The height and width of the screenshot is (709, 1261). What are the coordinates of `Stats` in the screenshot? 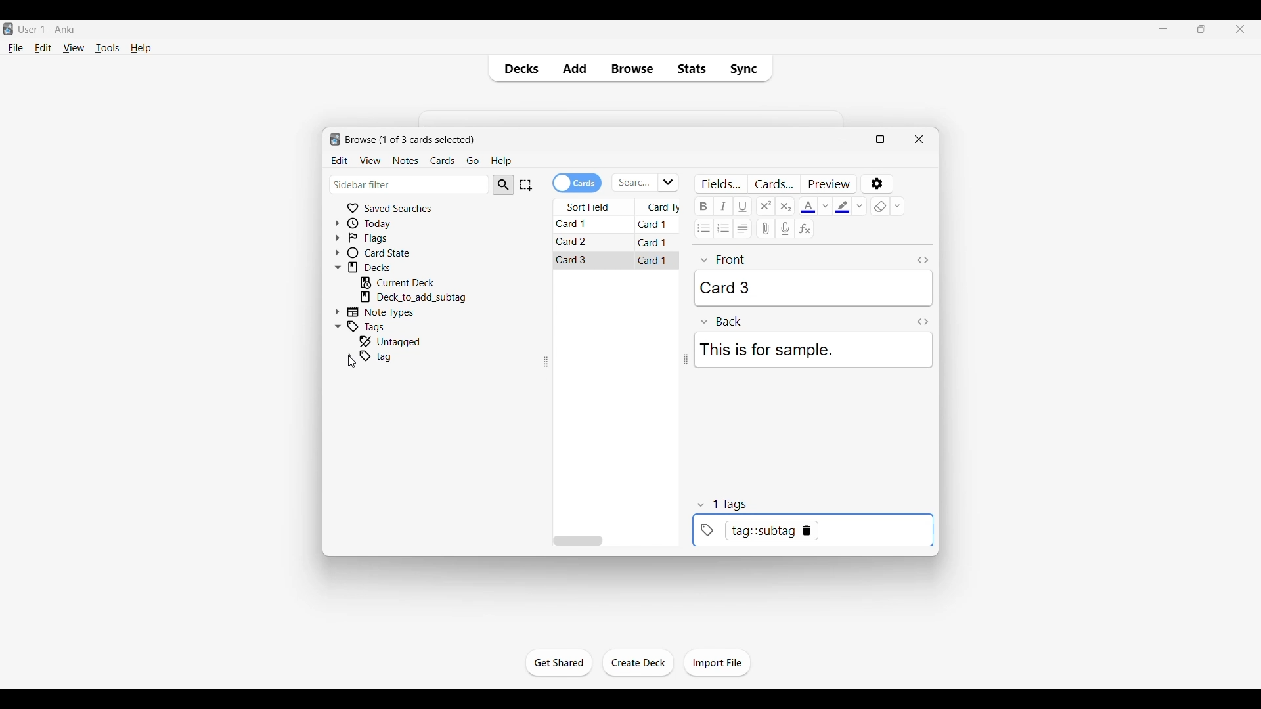 It's located at (690, 68).